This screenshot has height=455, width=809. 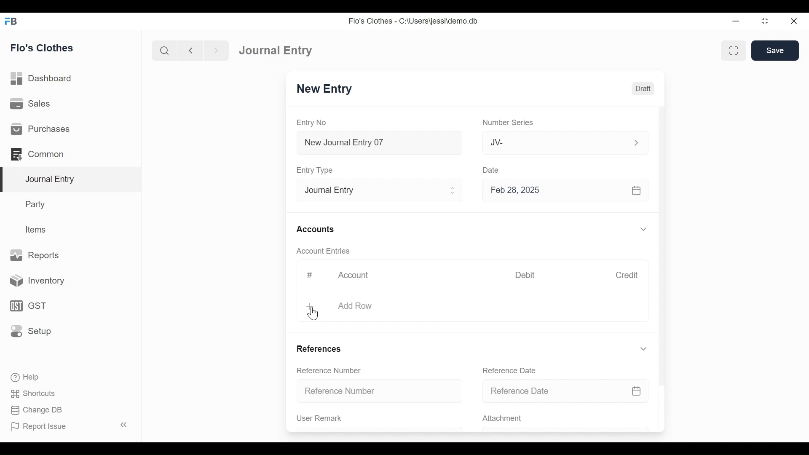 I want to click on Dashboard, so click(x=42, y=78).